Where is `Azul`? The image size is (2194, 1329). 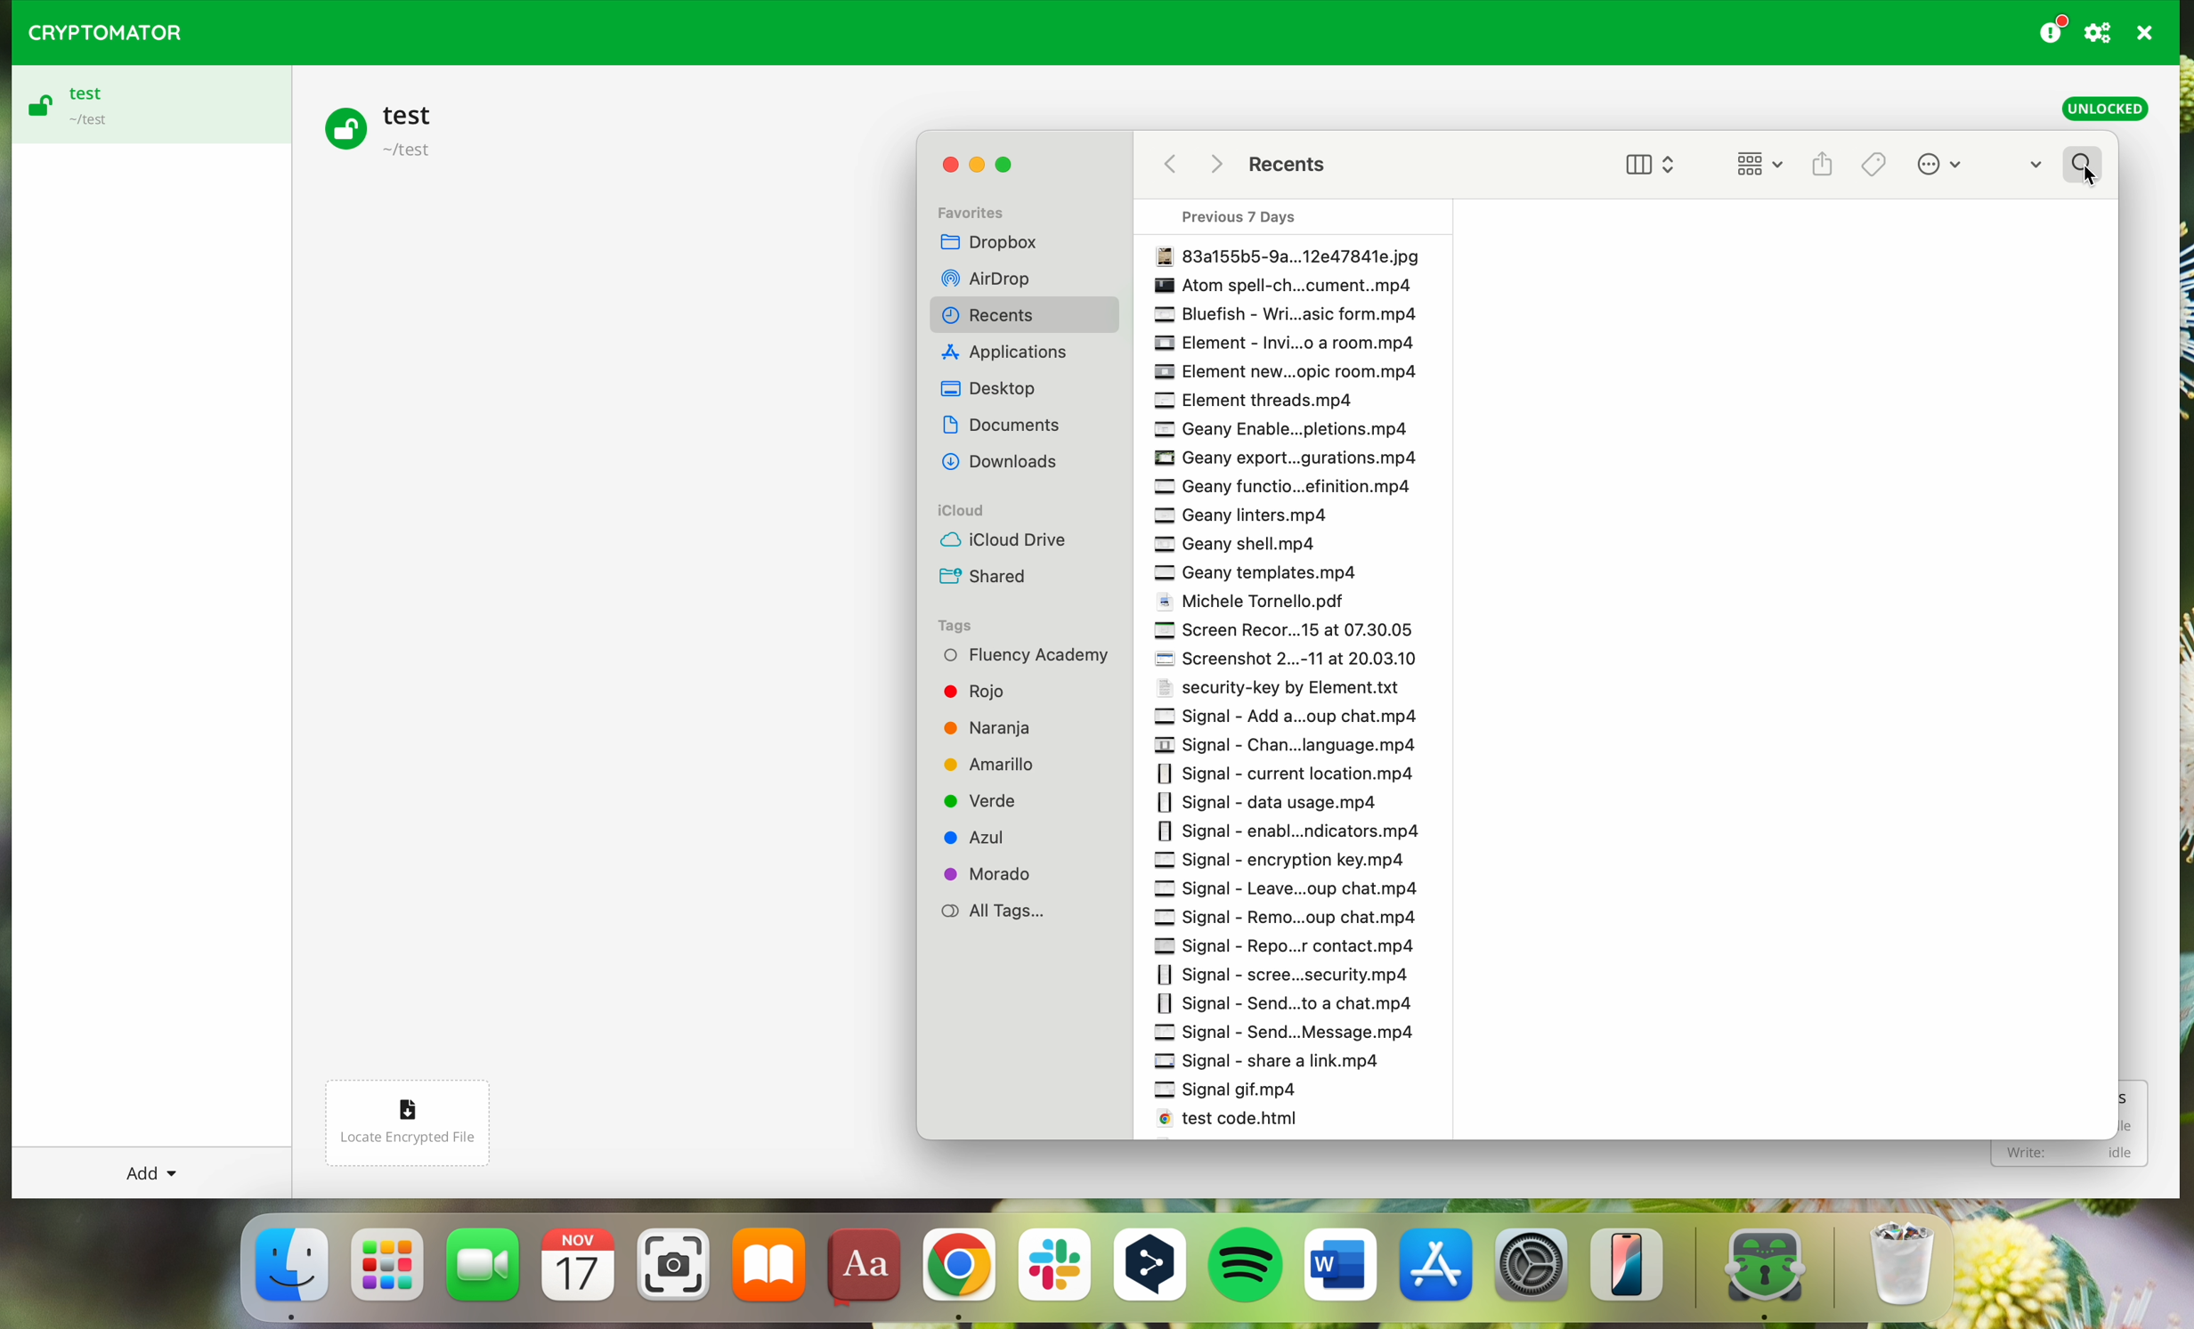
Azul is located at coordinates (989, 837).